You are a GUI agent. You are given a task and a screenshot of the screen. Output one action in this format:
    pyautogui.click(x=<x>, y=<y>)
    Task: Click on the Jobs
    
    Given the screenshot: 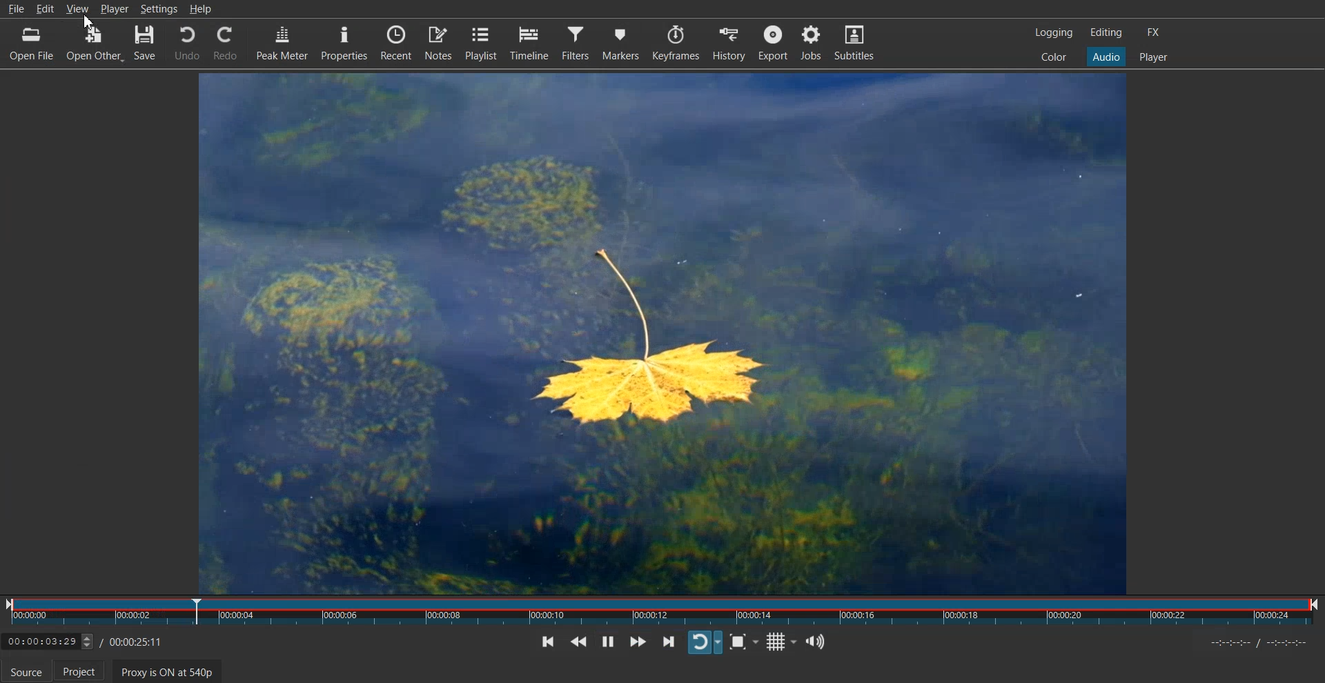 What is the action you would take?
    pyautogui.click(x=810, y=43)
    